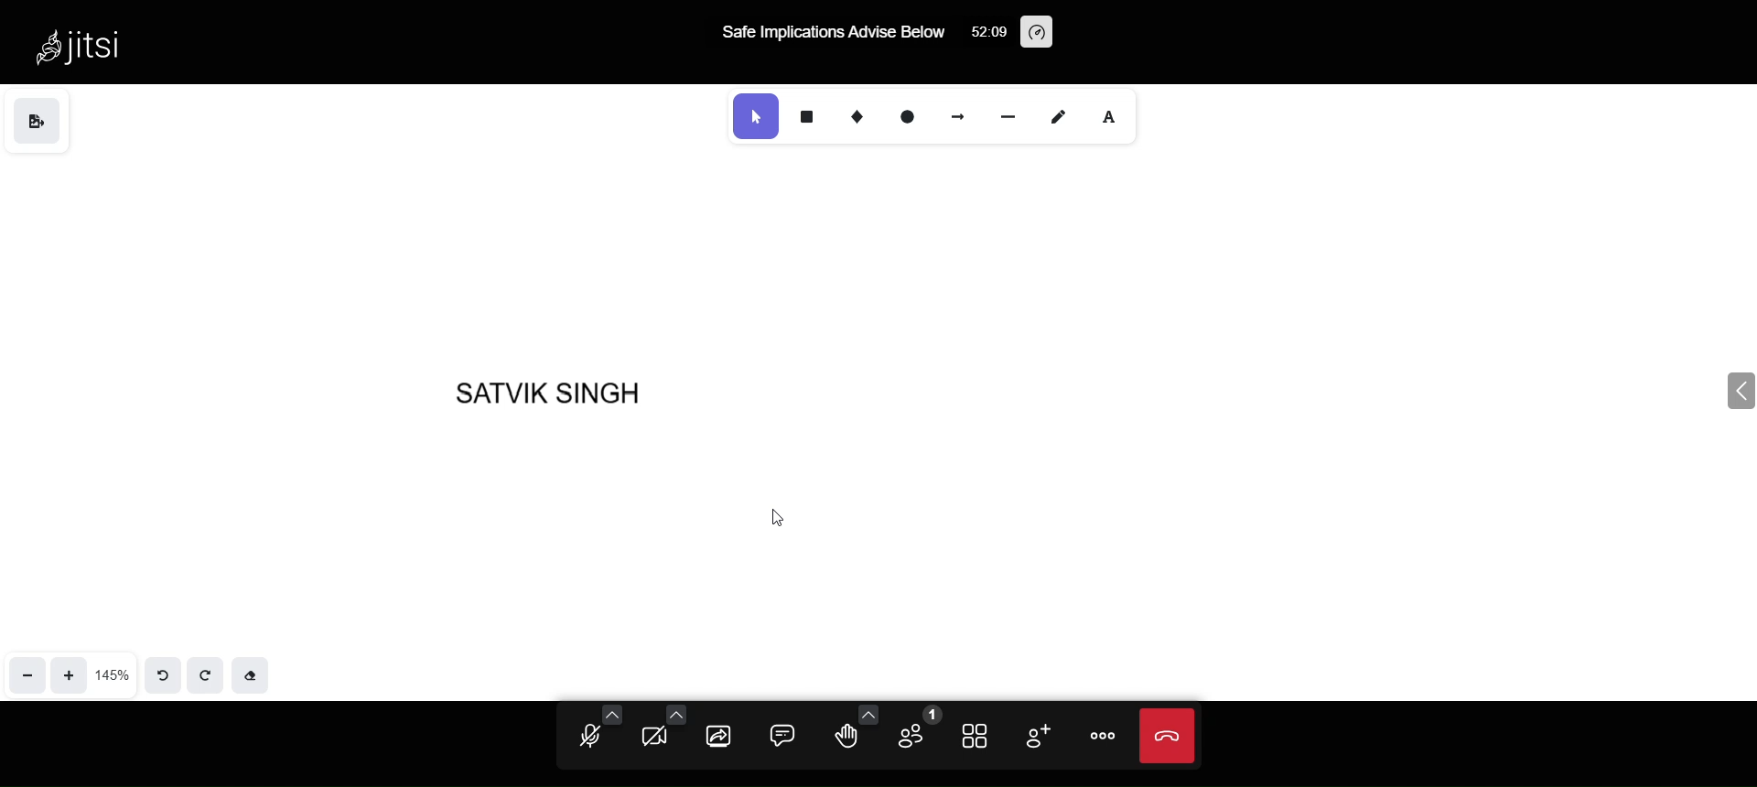  I want to click on redo, so click(209, 674).